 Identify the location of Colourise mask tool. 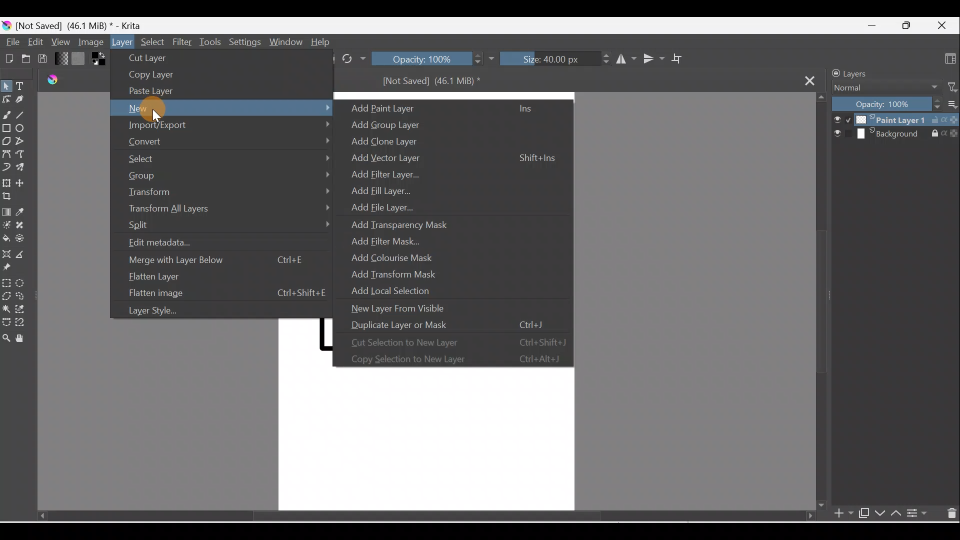
(7, 225).